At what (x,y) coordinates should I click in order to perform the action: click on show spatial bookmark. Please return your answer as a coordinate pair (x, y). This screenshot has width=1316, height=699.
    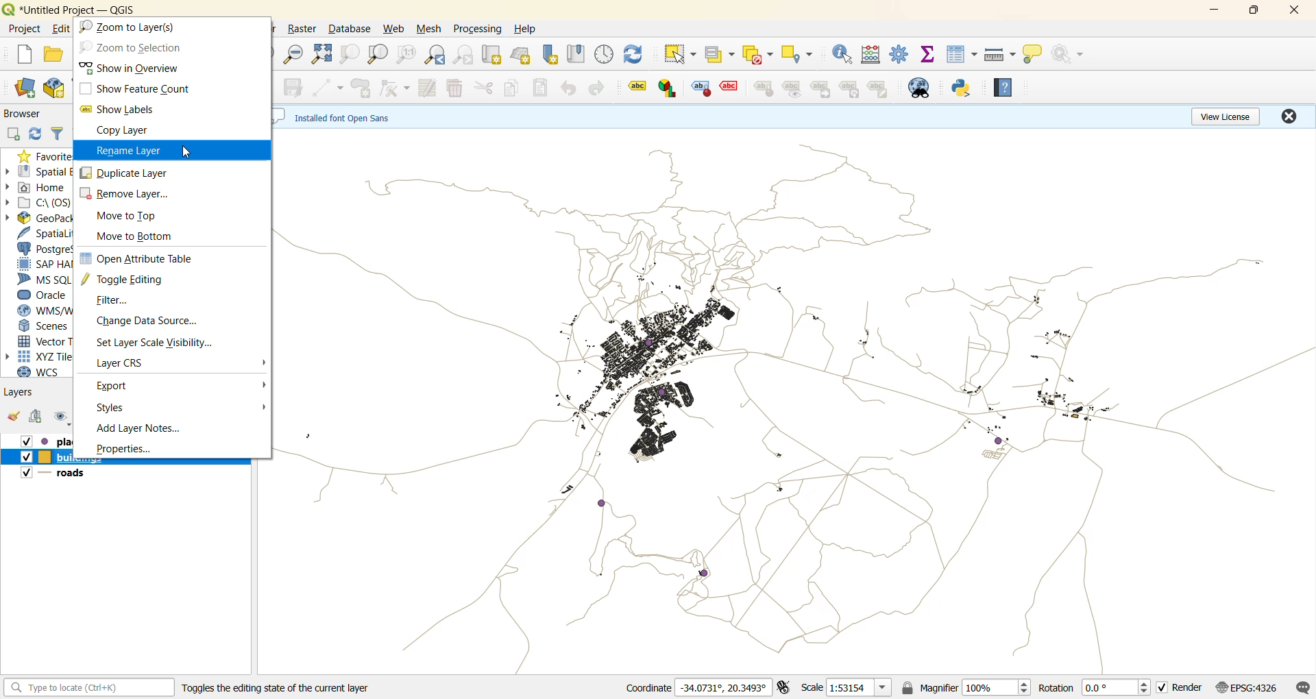
    Looking at the image, I should click on (578, 53).